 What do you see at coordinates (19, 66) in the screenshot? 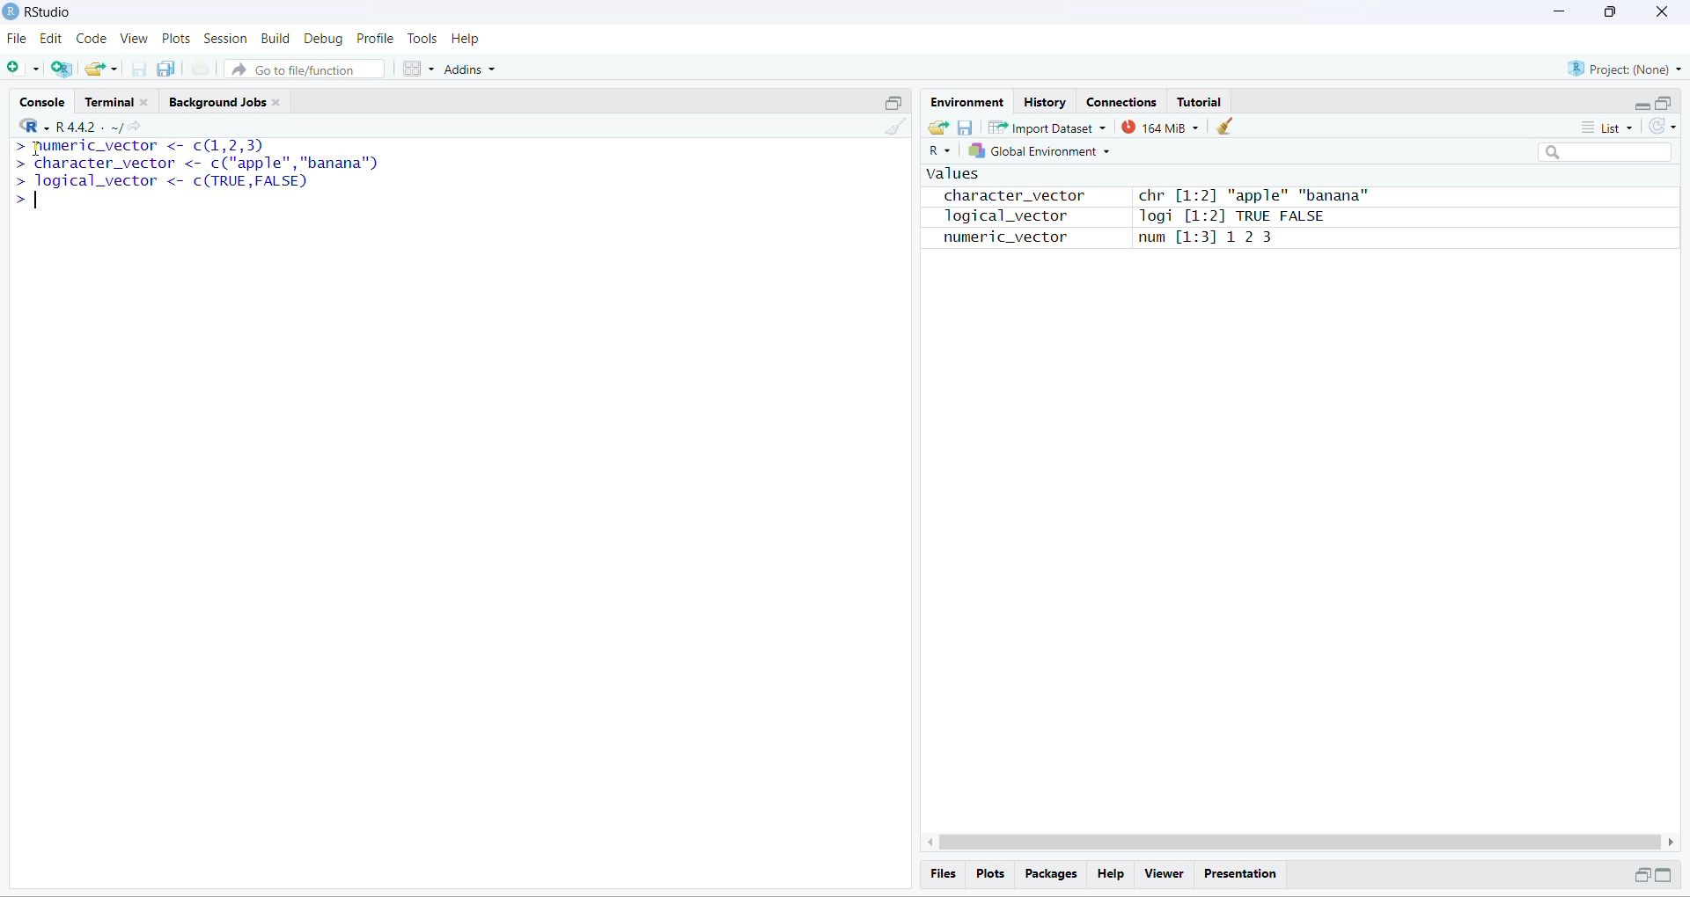
I see `new file` at bounding box center [19, 66].